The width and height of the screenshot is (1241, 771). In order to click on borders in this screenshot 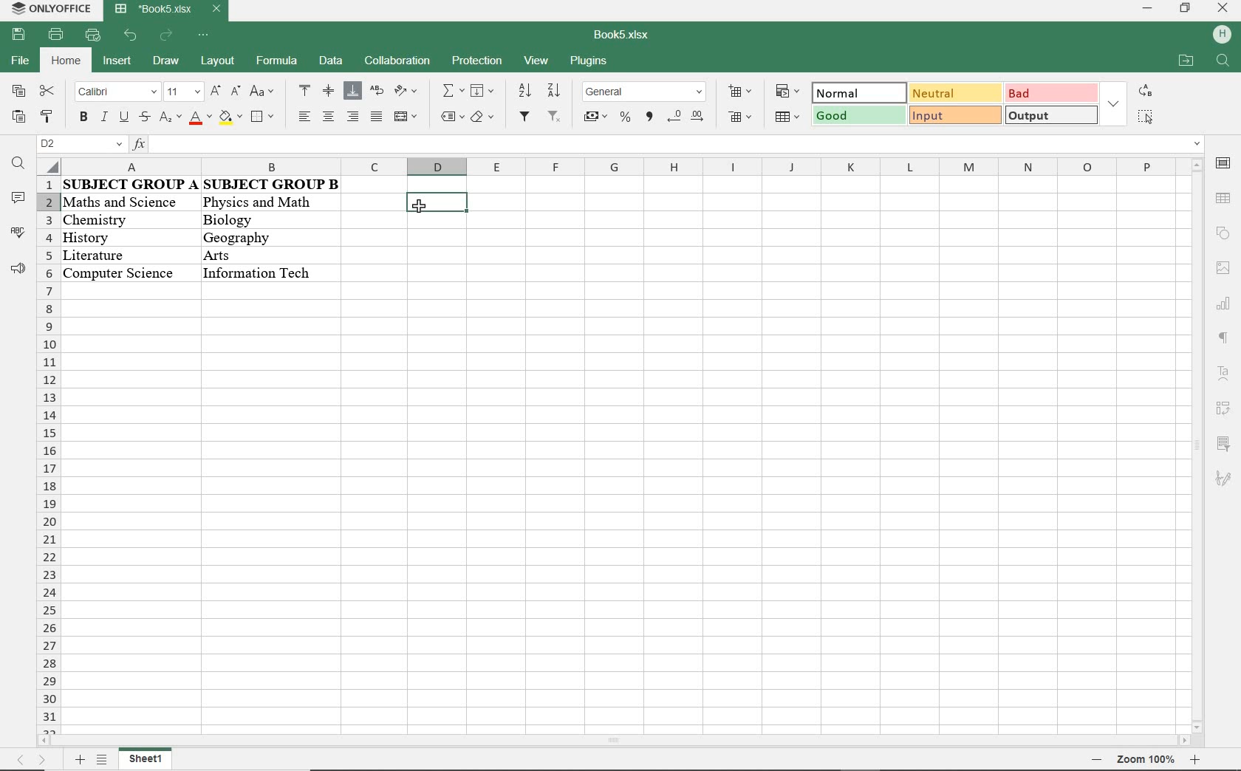, I will do `click(264, 118)`.